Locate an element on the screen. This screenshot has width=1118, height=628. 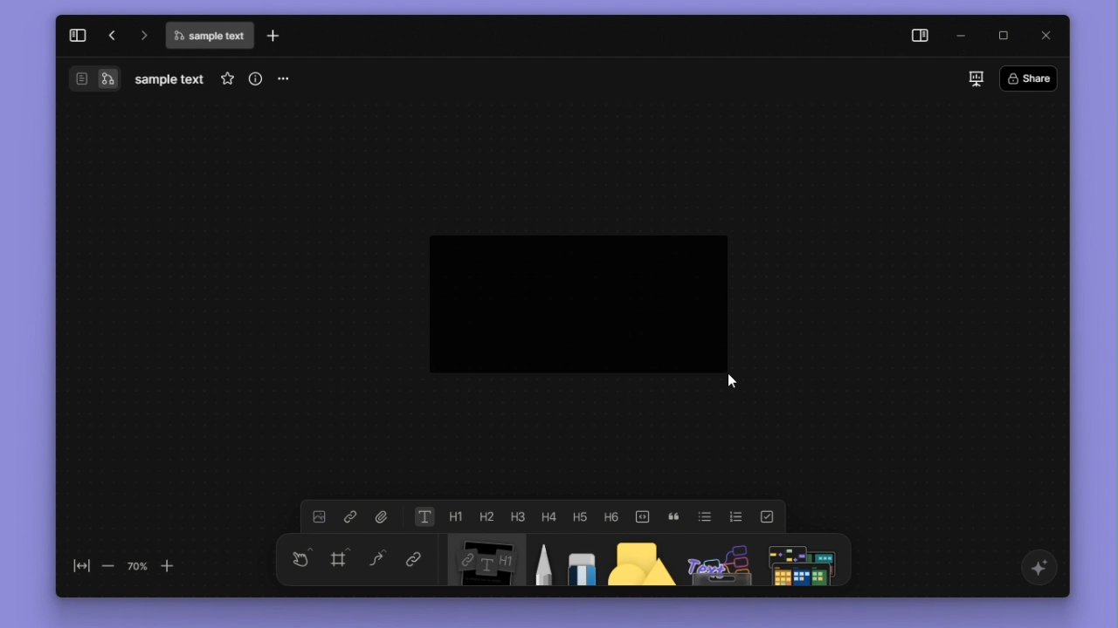
file name is located at coordinates (209, 38).